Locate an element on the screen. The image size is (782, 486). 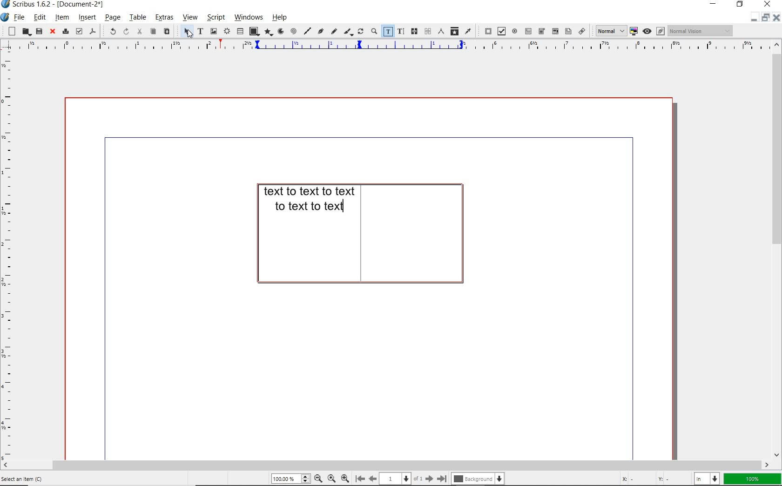
default zoom is located at coordinates (330, 478).